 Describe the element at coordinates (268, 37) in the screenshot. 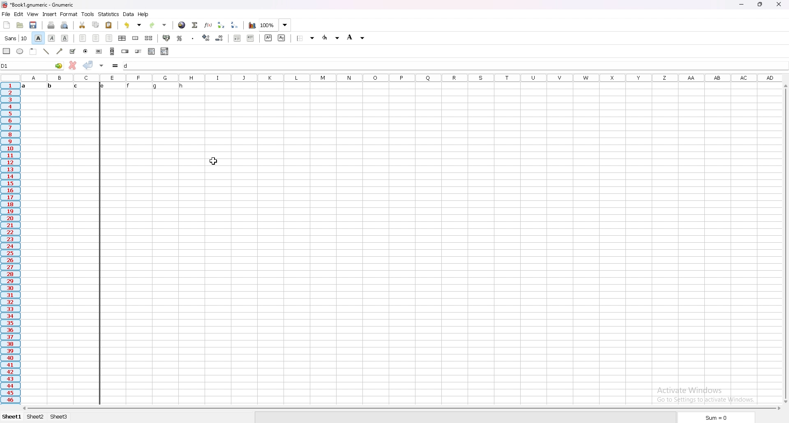

I see `superscript` at that location.